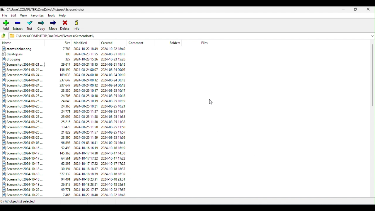 Image resolution: width=375 pixels, height=211 pixels. Describe the element at coordinates (14, 16) in the screenshot. I see `Edit` at that location.